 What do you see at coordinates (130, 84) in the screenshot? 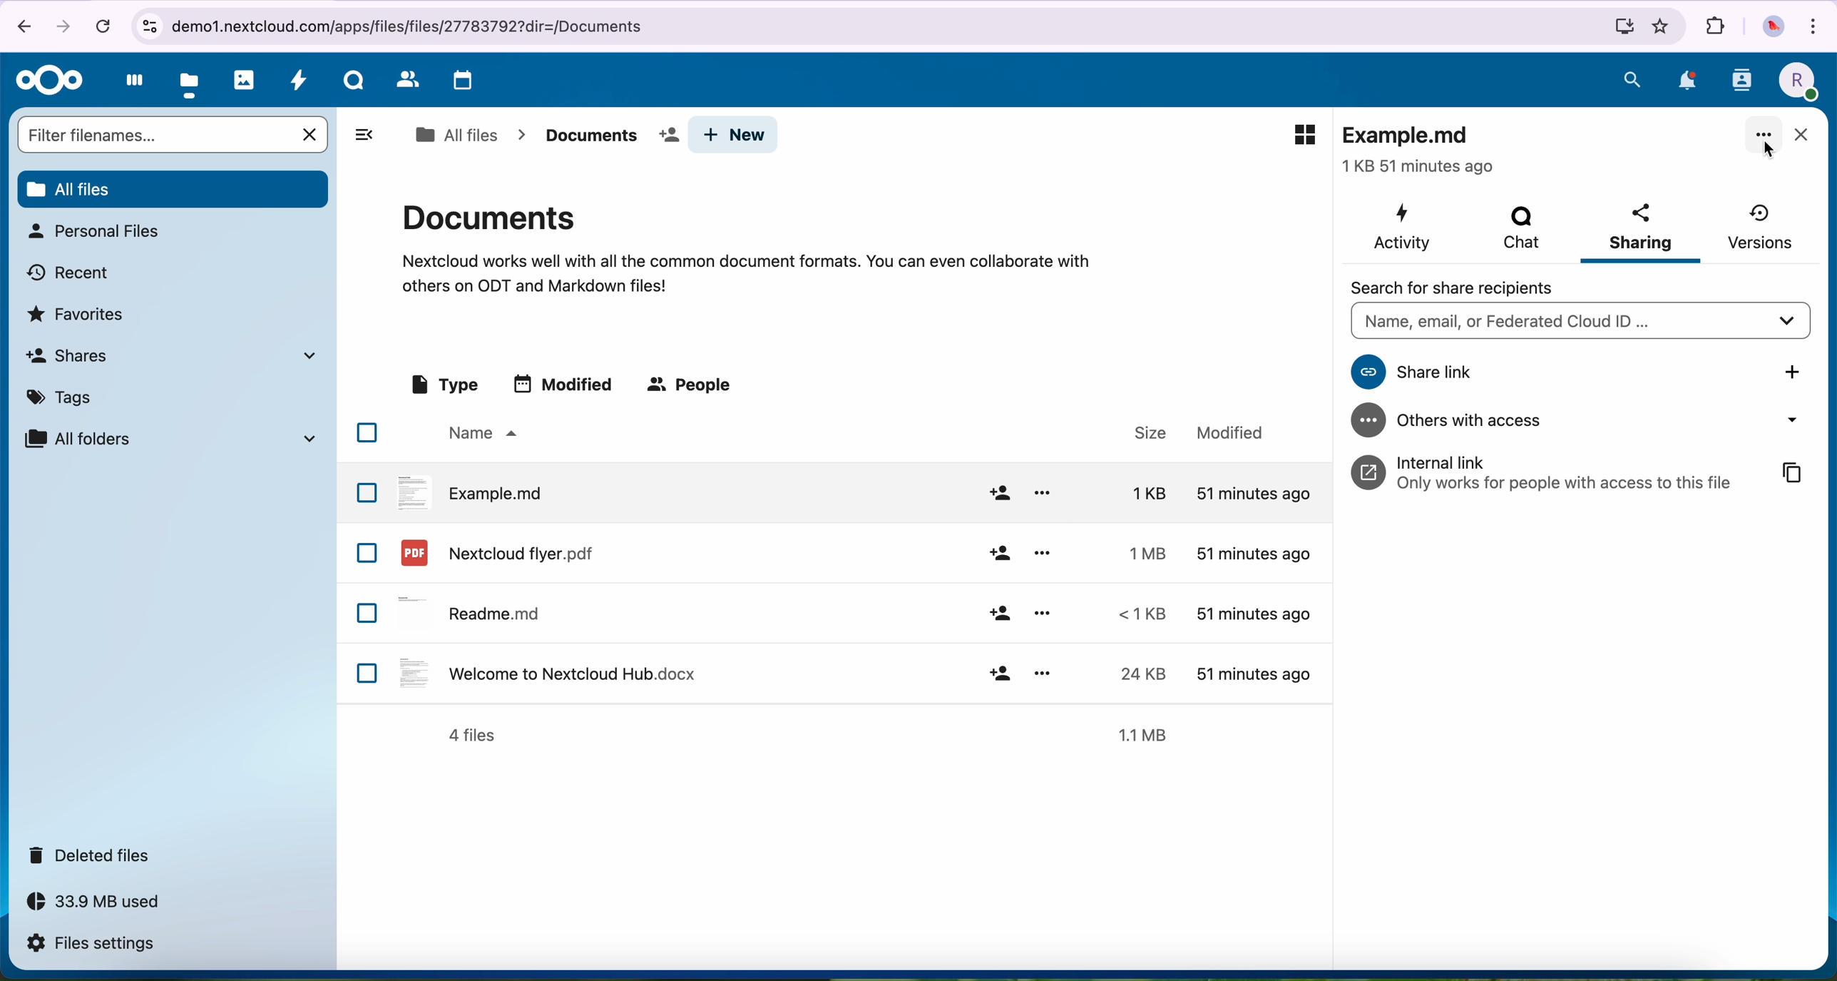
I see `dashboard` at bounding box center [130, 84].